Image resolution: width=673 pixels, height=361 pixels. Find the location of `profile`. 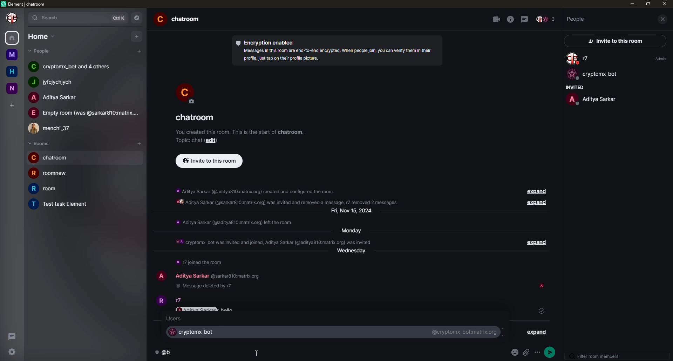

profile is located at coordinates (13, 18).